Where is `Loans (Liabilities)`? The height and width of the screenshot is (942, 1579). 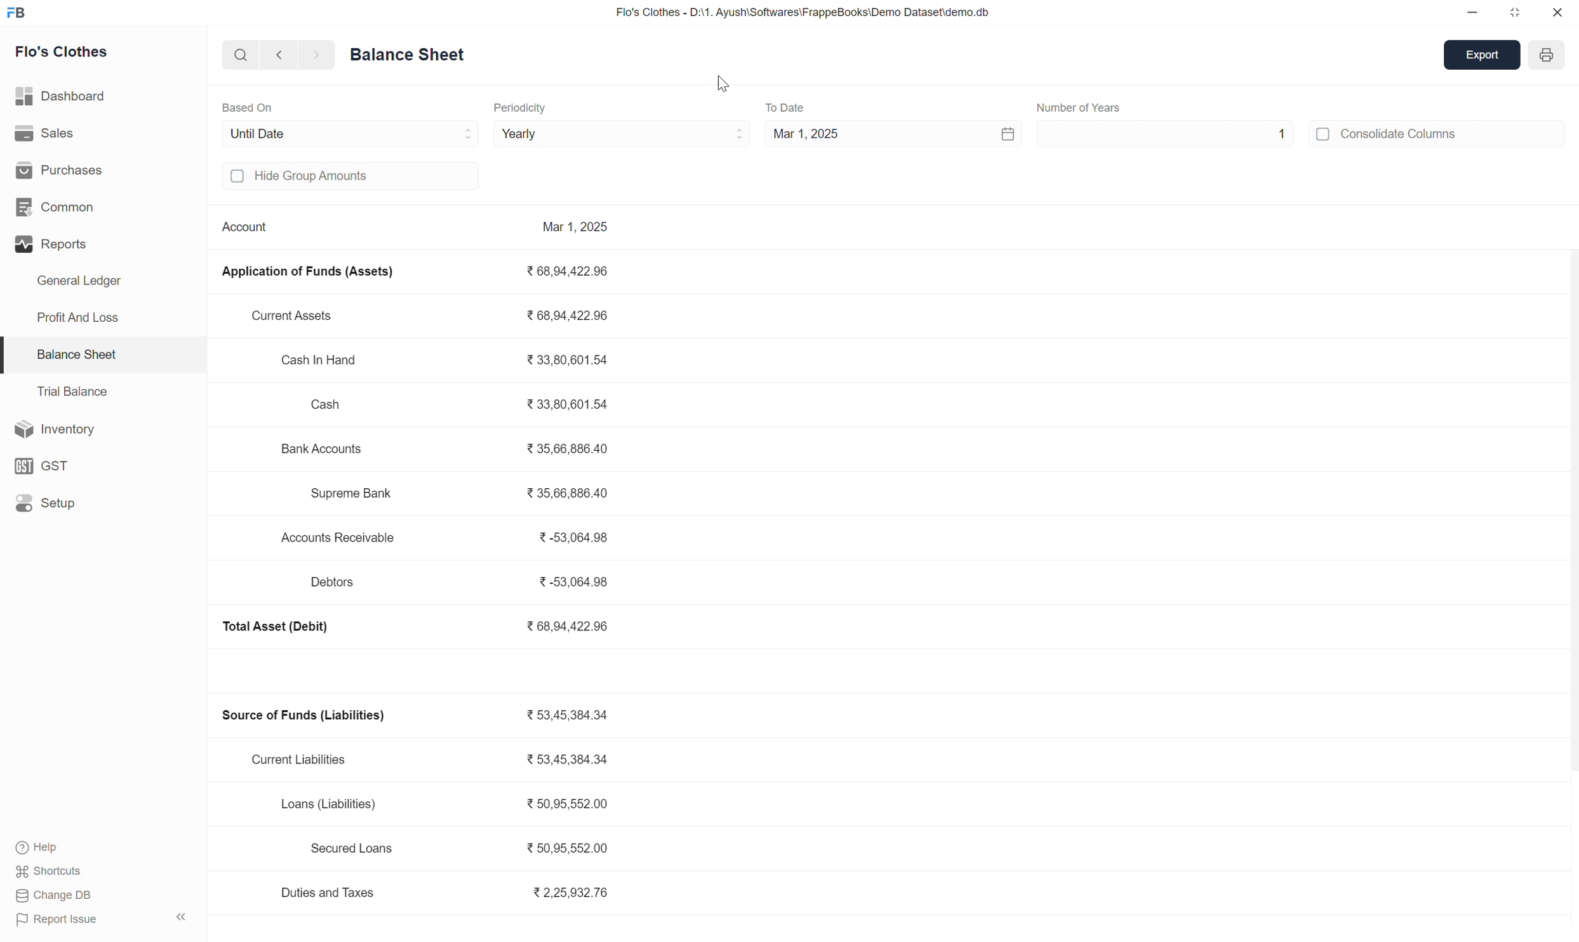
Loans (Liabilities) is located at coordinates (330, 803).